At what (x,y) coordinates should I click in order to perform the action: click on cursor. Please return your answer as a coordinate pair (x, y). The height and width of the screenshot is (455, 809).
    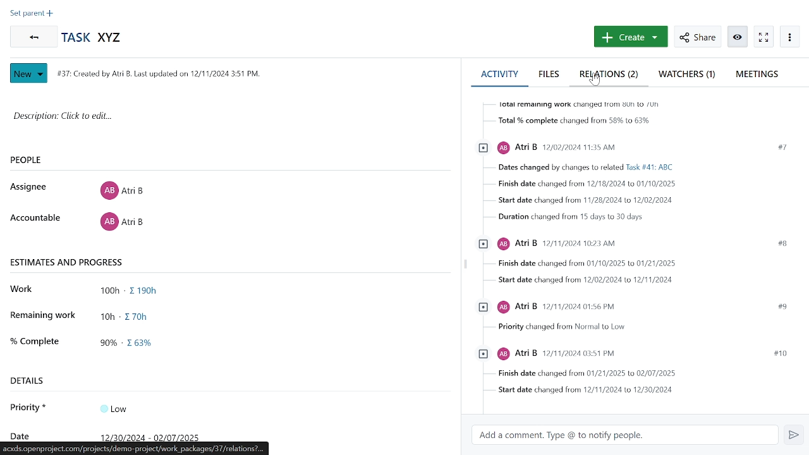
    Looking at the image, I should click on (594, 83).